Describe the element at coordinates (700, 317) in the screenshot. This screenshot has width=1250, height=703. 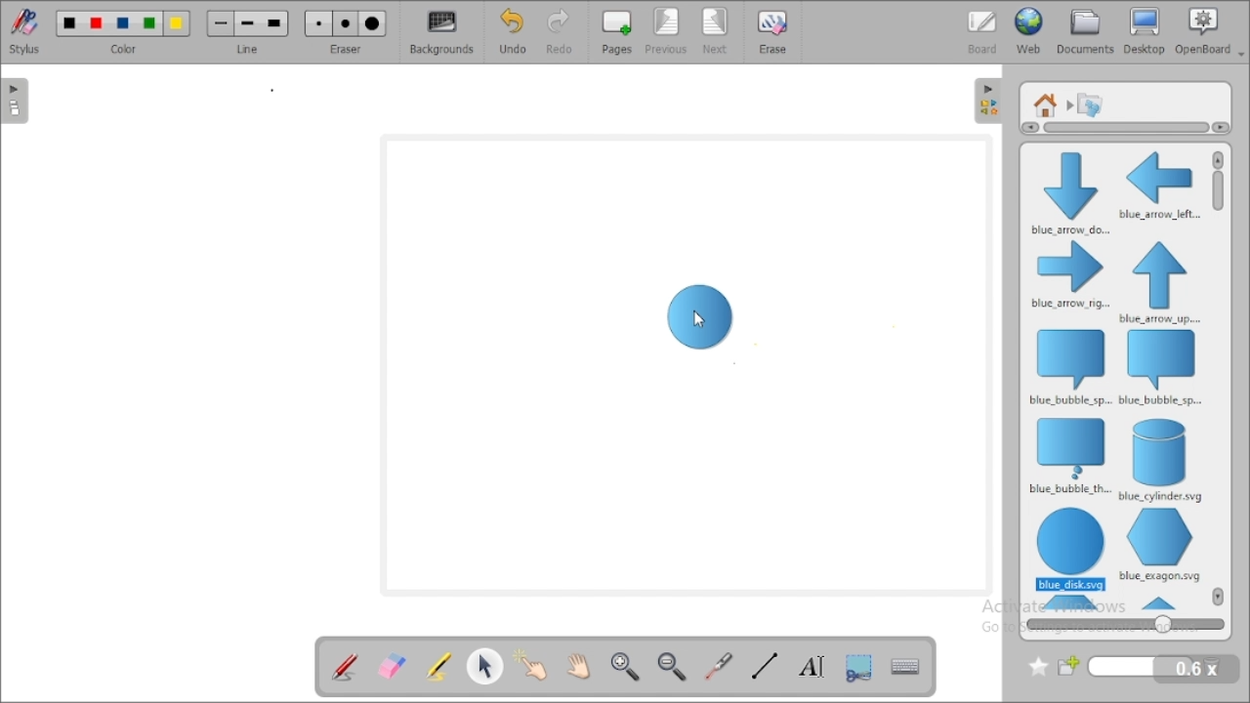
I see `drag to workspace` at that location.